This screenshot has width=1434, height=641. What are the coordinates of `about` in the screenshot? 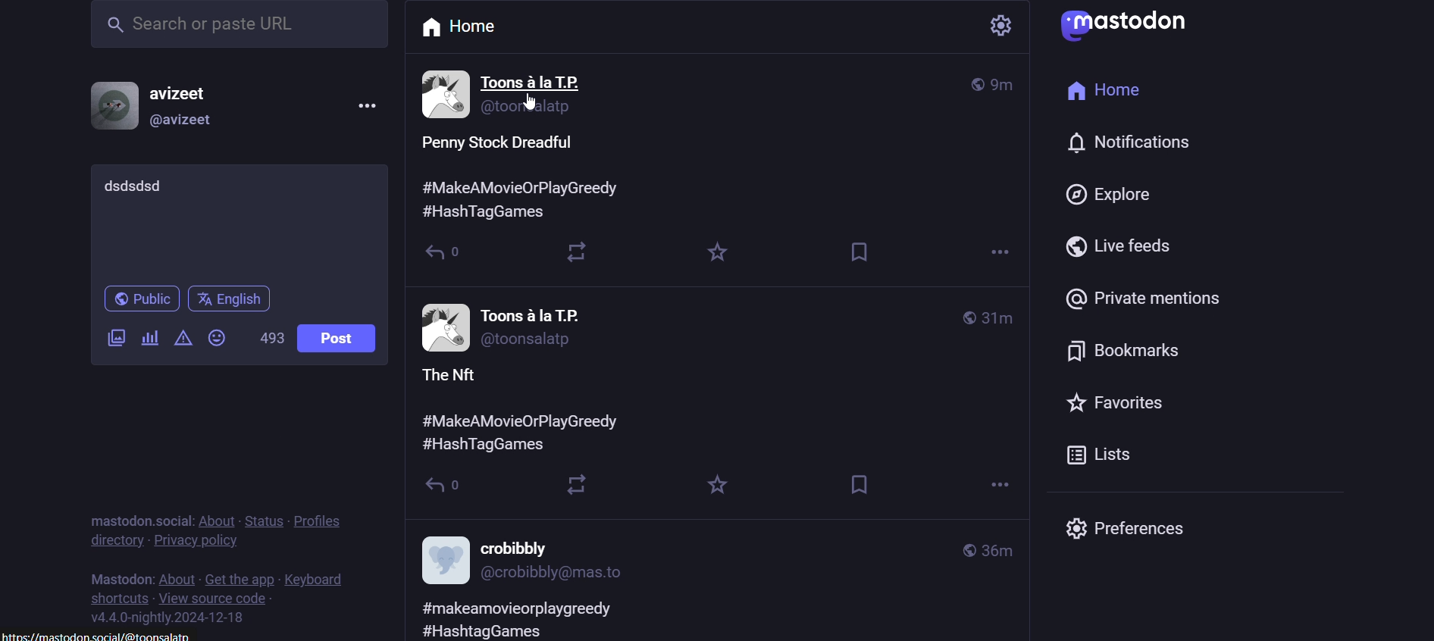 It's located at (216, 514).